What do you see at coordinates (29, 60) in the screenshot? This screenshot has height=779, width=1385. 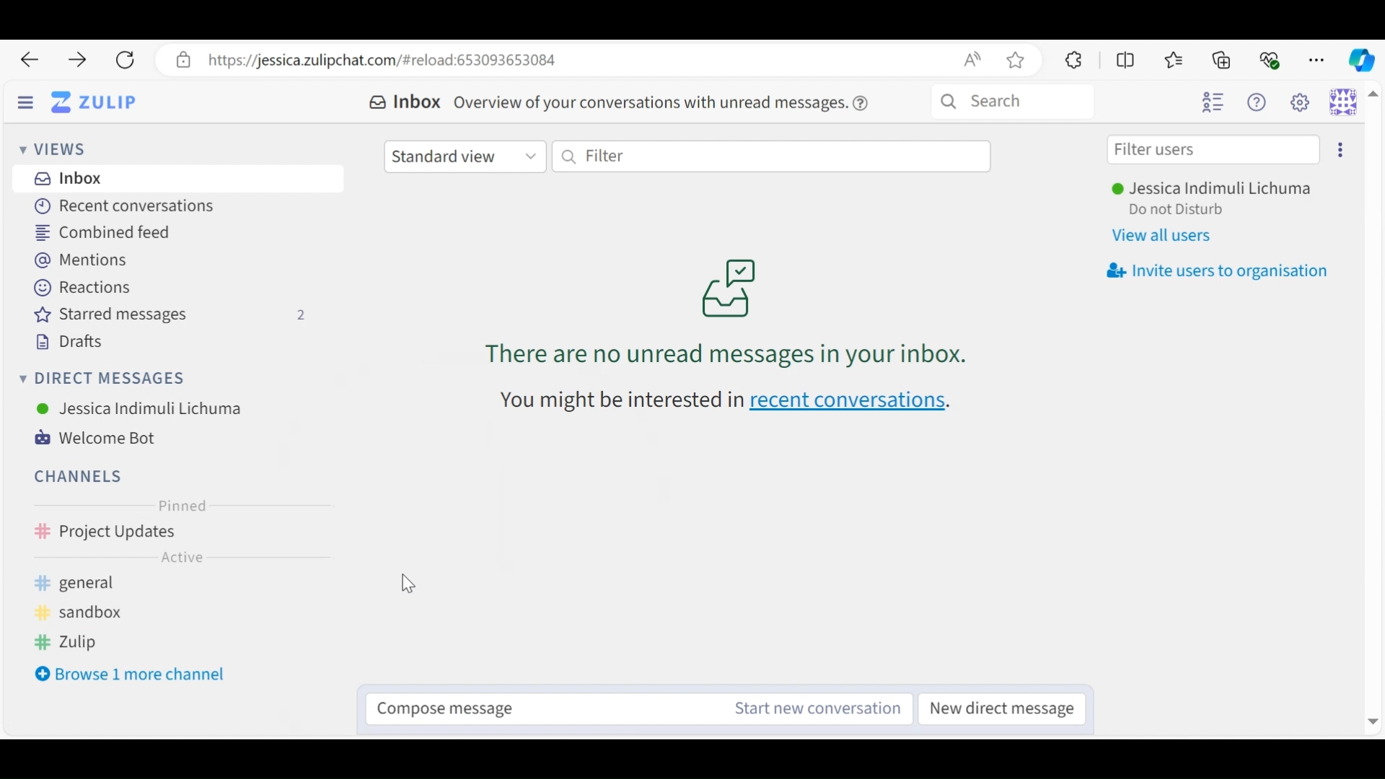 I see `Go back` at bounding box center [29, 60].